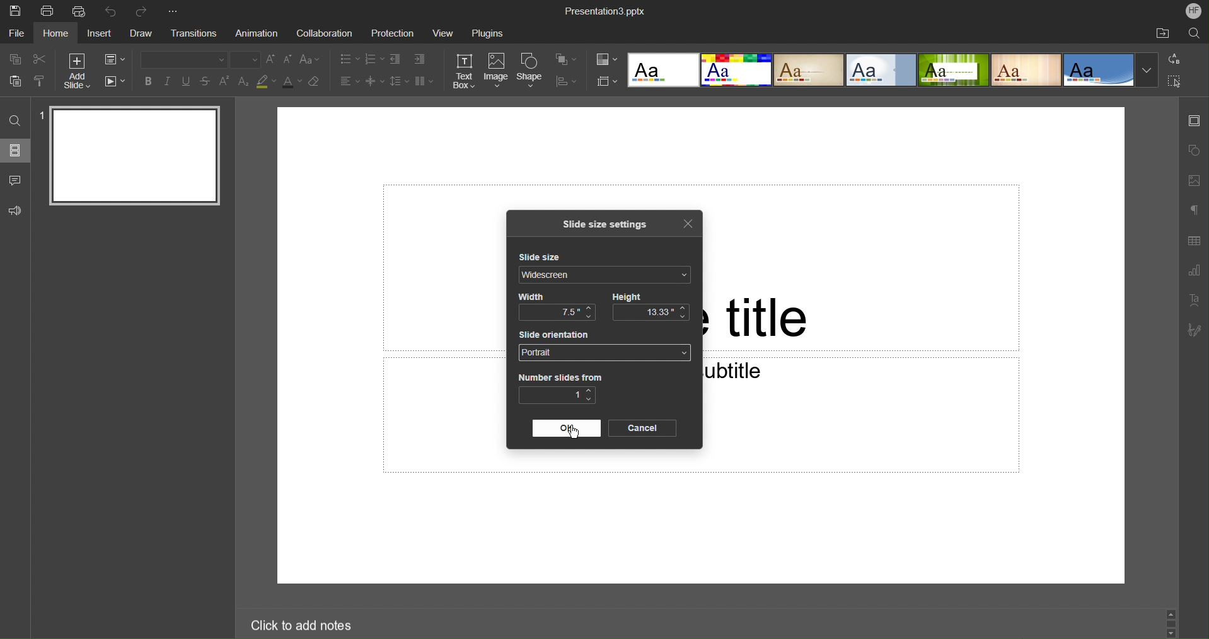 The height and width of the screenshot is (639, 1209). Describe the element at coordinates (131, 157) in the screenshot. I see `Slide 1` at that location.